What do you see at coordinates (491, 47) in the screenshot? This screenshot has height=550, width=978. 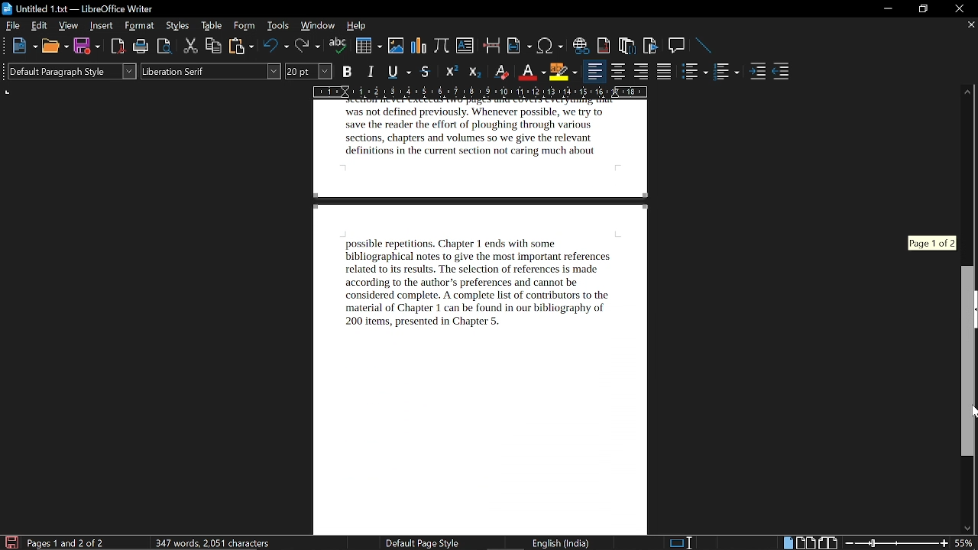 I see `insert page break` at bounding box center [491, 47].